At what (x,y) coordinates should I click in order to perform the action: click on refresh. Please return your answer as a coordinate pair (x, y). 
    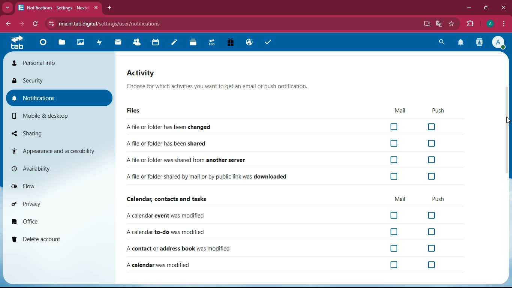
    Looking at the image, I should click on (36, 23).